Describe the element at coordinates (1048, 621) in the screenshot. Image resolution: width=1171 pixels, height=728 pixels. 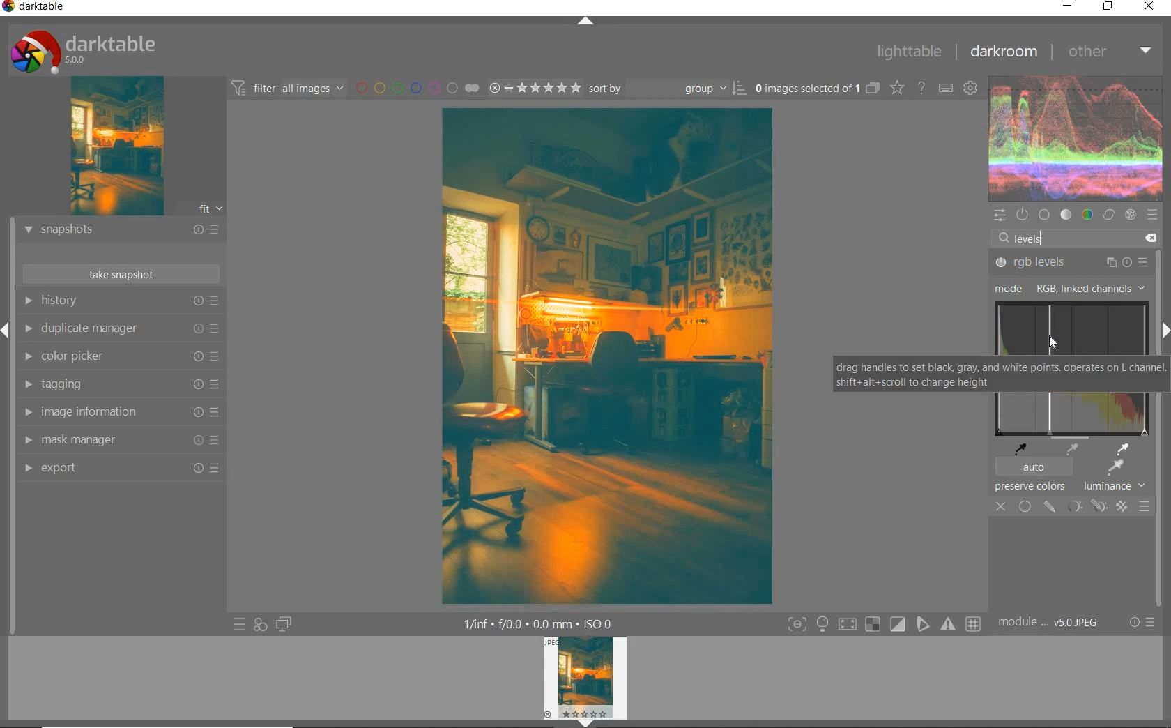
I see `module` at that location.